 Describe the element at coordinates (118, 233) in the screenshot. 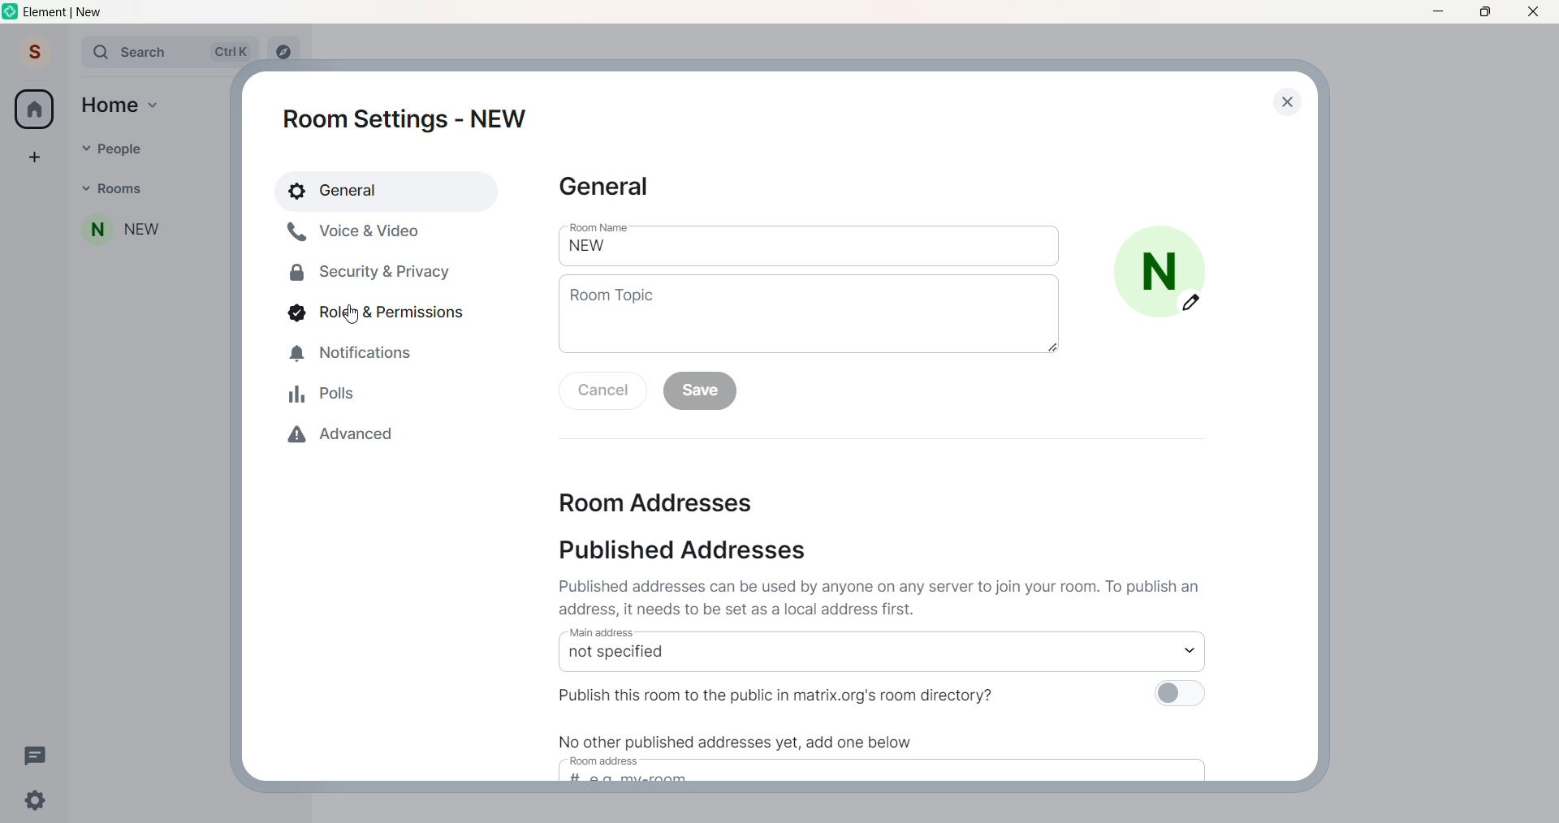

I see `room name` at that location.